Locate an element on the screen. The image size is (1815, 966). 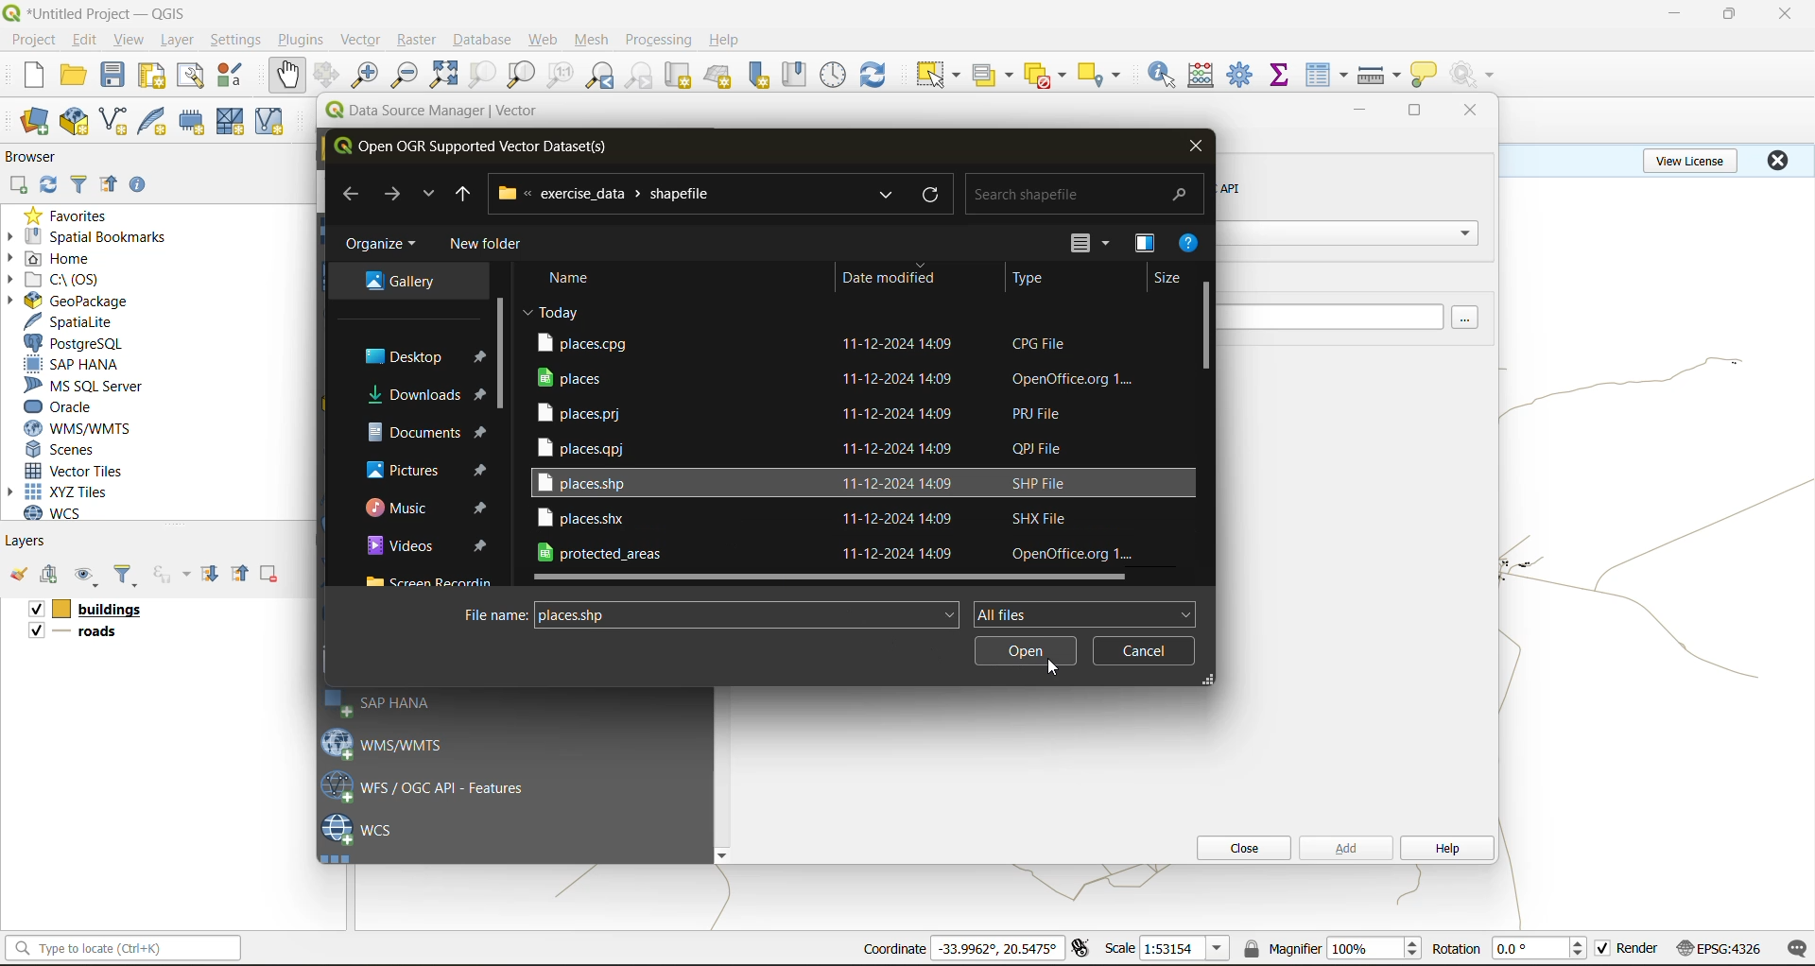
folder explorer is located at coordinates (434, 580).